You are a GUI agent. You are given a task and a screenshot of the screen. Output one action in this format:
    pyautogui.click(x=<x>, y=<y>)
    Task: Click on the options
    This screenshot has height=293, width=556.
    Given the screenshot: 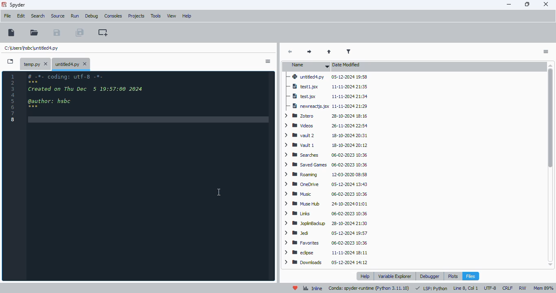 What is the action you would take?
    pyautogui.click(x=546, y=52)
    